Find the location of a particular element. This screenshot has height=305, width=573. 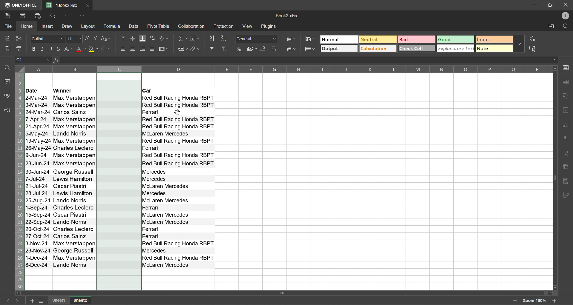

replace is located at coordinates (533, 39).